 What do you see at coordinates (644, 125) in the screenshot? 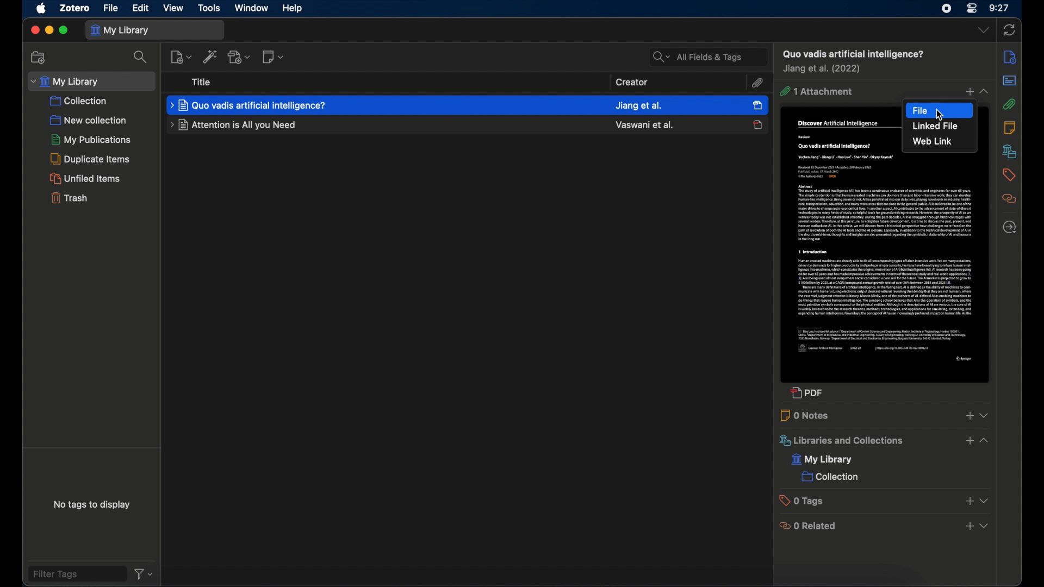
I see `creator` at bounding box center [644, 125].